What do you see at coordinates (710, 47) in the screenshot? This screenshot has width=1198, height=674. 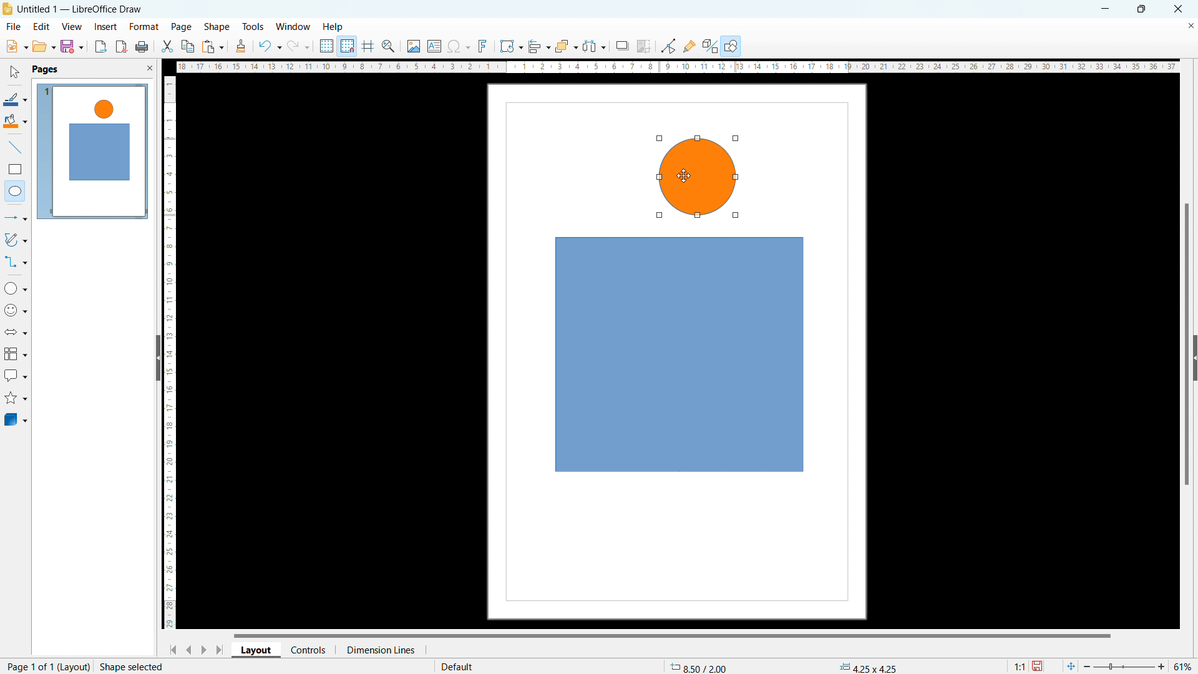 I see `show extrusion` at bounding box center [710, 47].